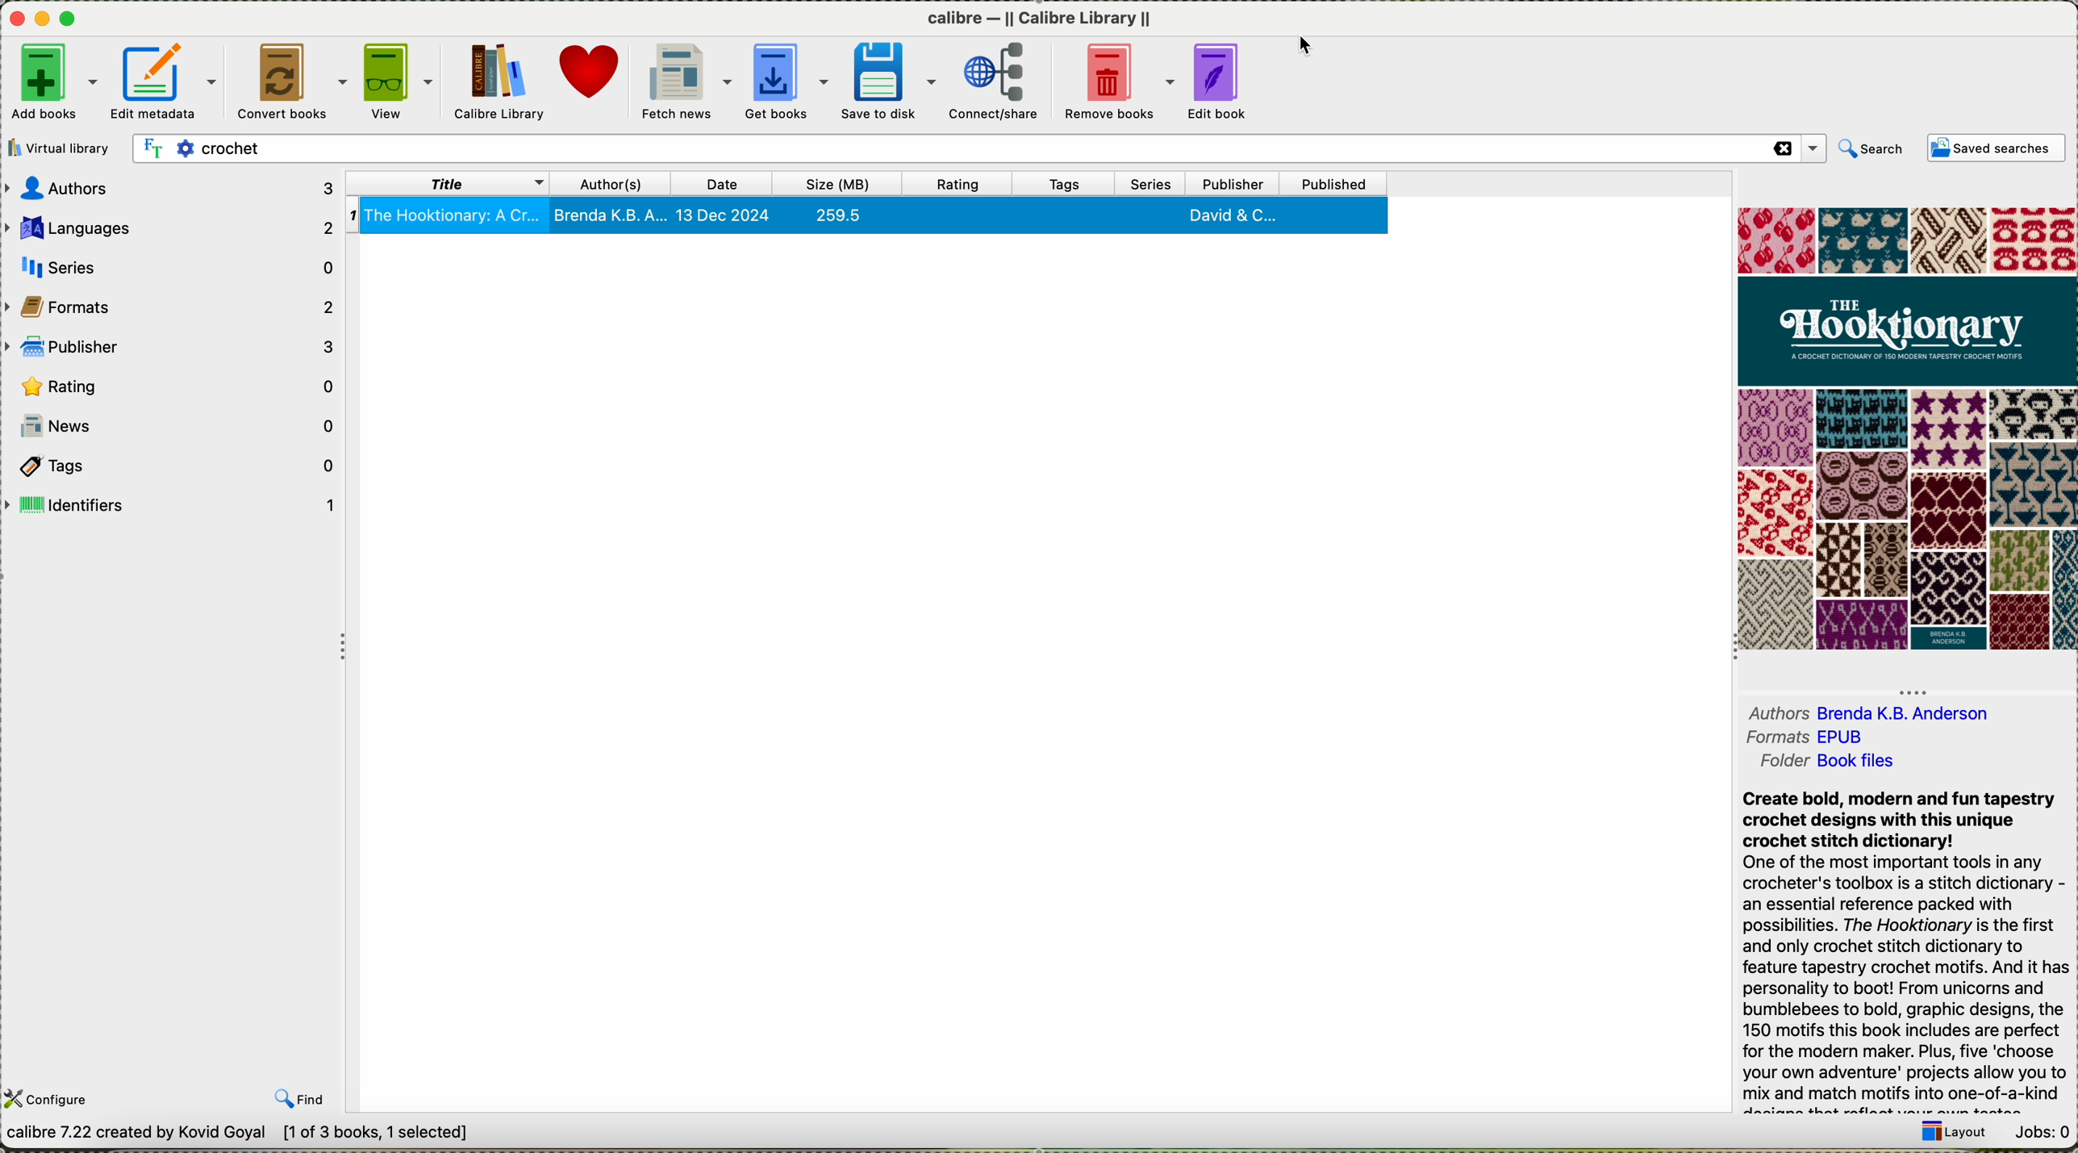 This screenshot has width=2078, height=1153. Describe the element at coordinates (1241, 183) in the screenshot. I see `publisher` at that location.